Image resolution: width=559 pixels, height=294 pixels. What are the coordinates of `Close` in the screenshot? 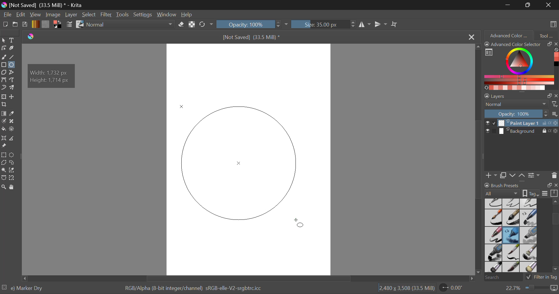 It's located at (549, 5).